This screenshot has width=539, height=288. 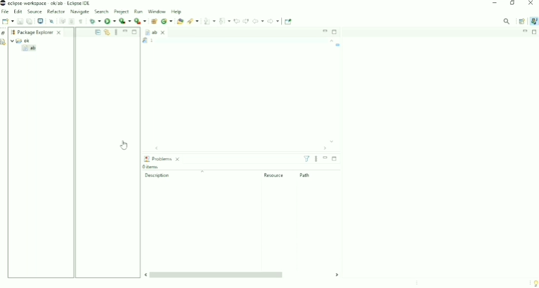 I want to click on Coverage, so click(x=125, y=21).